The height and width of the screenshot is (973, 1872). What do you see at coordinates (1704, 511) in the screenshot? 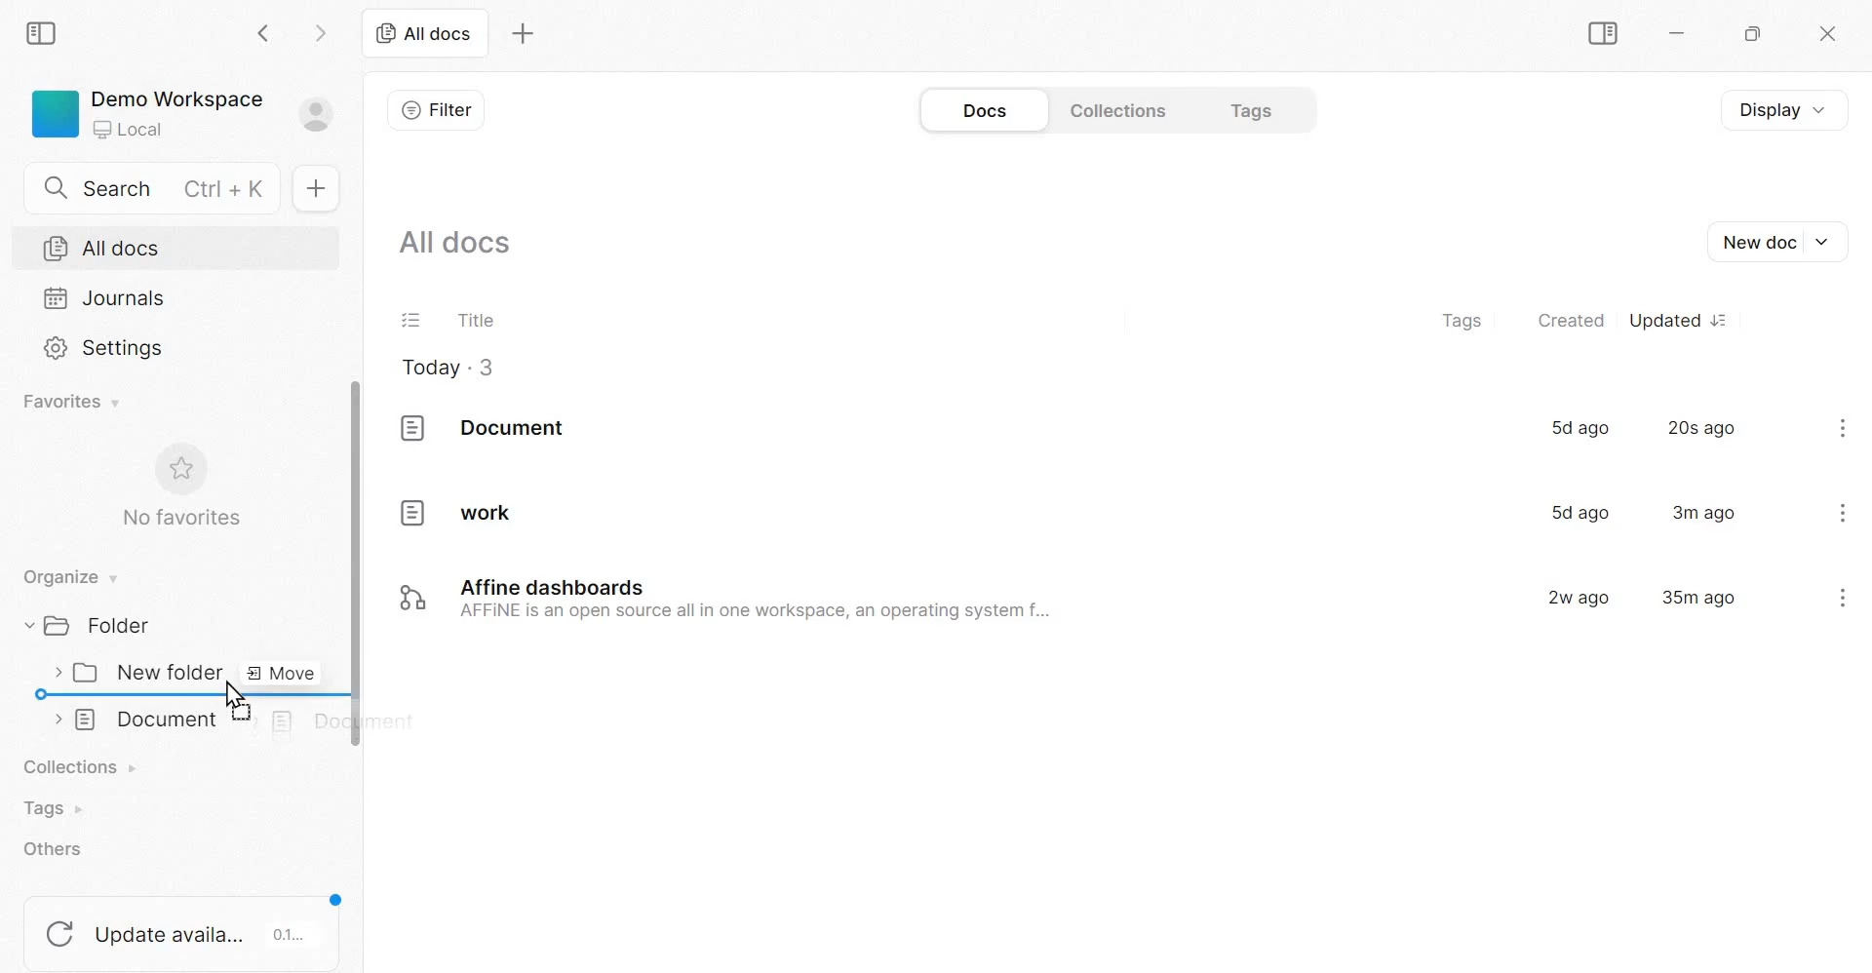
I see `3m ago` at bounding box center [1704, 511].